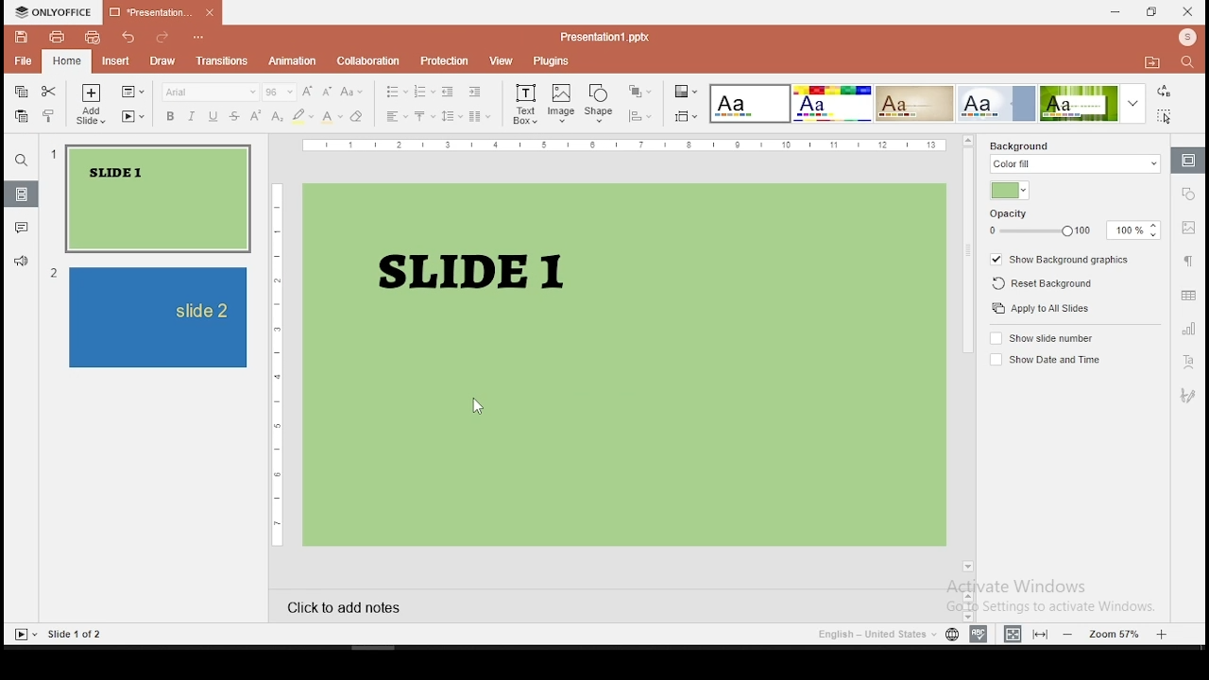  What do you see at coordinates (1079, 103) in the screenshot?
I see `select color theme` at bounding box center [1079, 103].